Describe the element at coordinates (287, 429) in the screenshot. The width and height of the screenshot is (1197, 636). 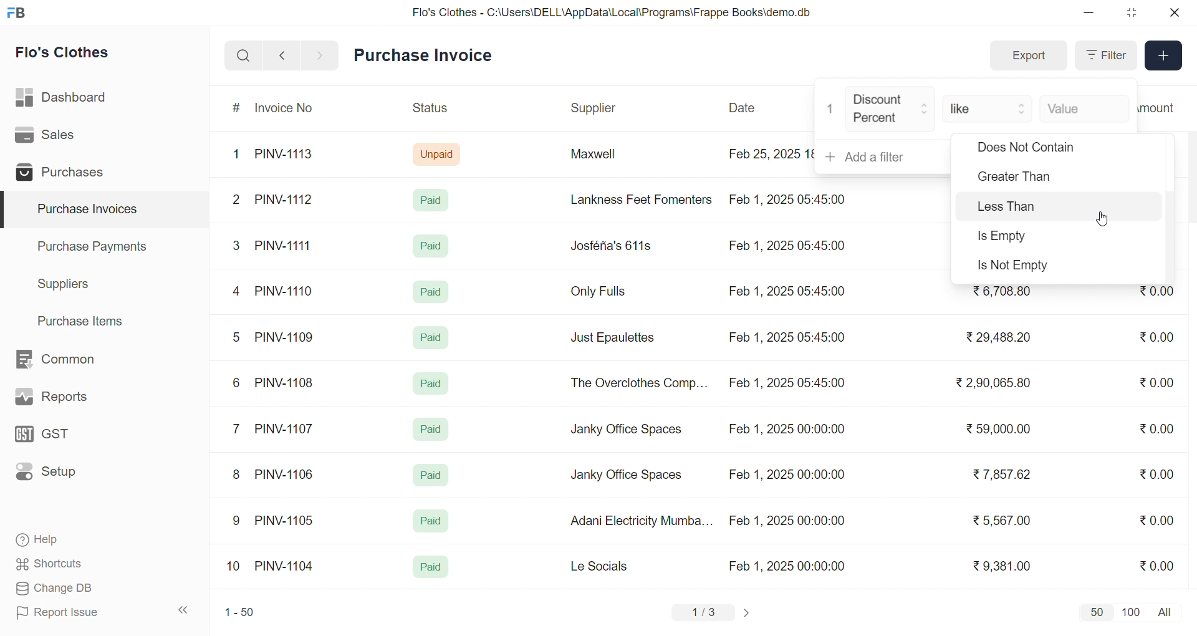
I see `PINV-1107` at that location.